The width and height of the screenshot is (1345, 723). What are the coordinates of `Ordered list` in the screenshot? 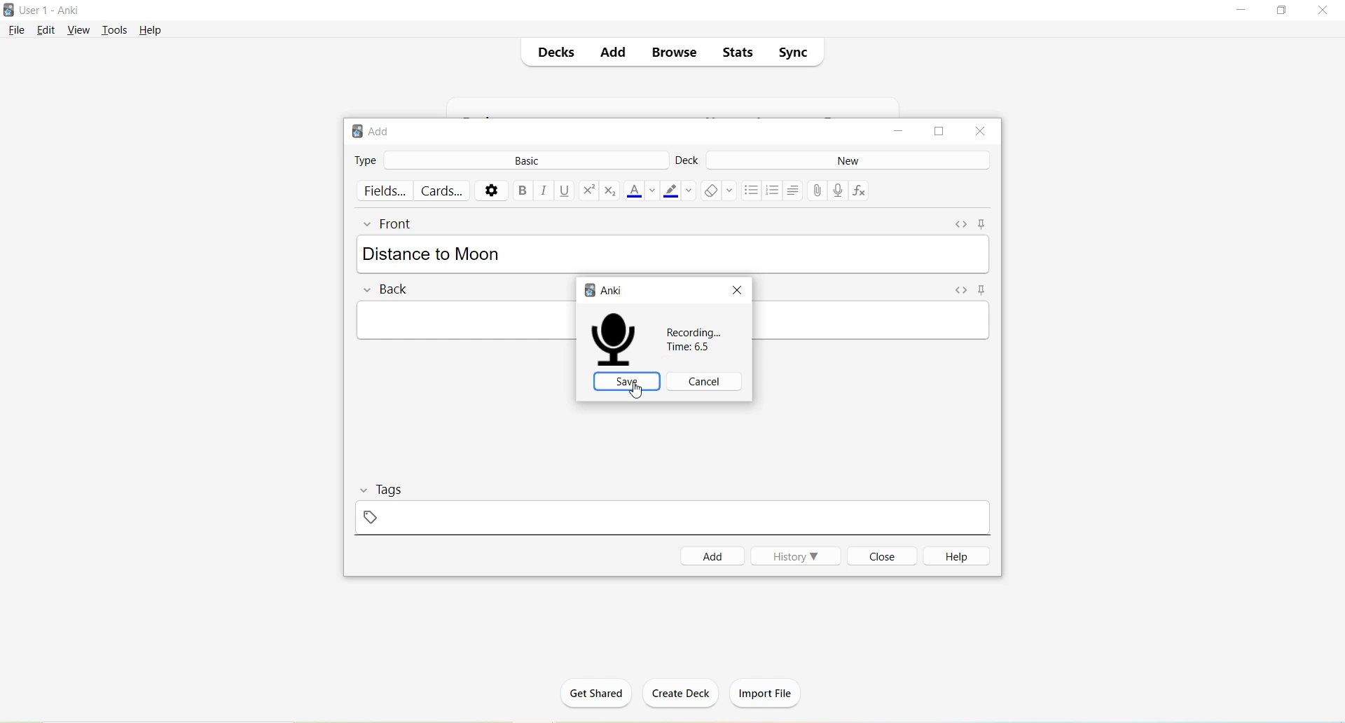 It's located at (773, 191).